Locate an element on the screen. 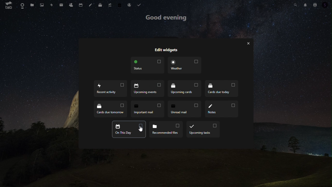 This screenshot has width=332, height=187. Status is located at coordinates (148, 65).